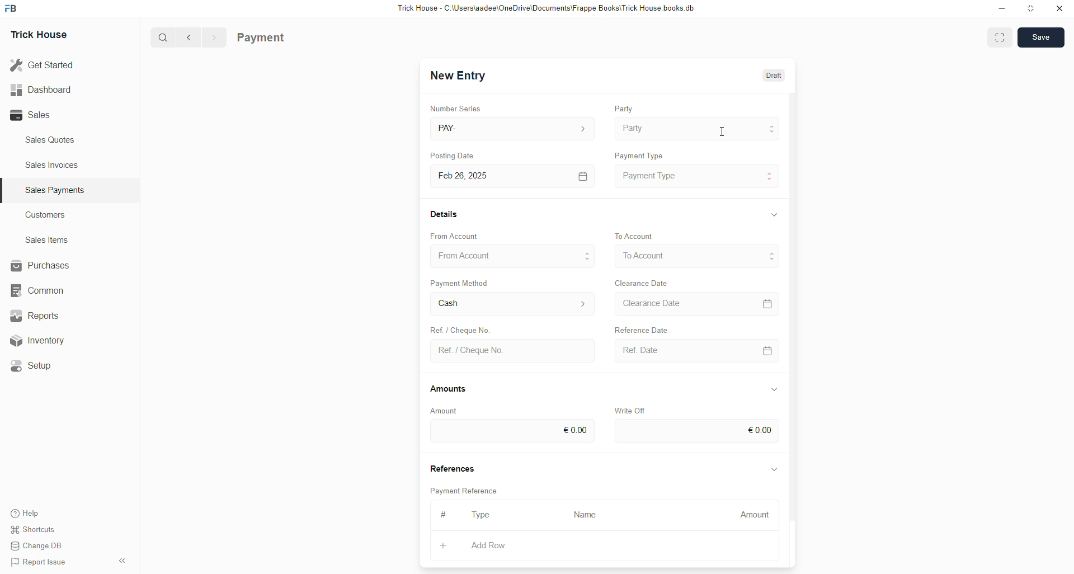 The height and width of the screenshot is (574, 1074). Describe the element at coordinates (455, 236) in the screenshot. I see `From Account` at that location.